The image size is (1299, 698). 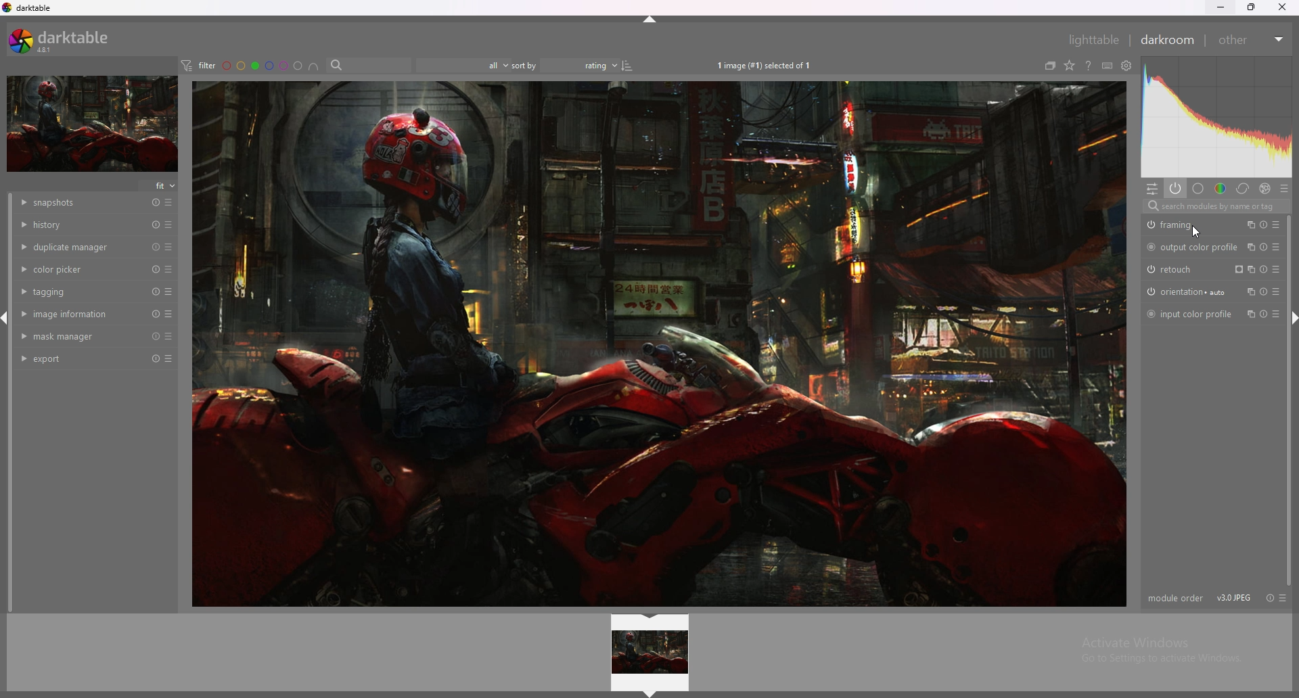 I want to click on reset, so click(x=154, y=225).